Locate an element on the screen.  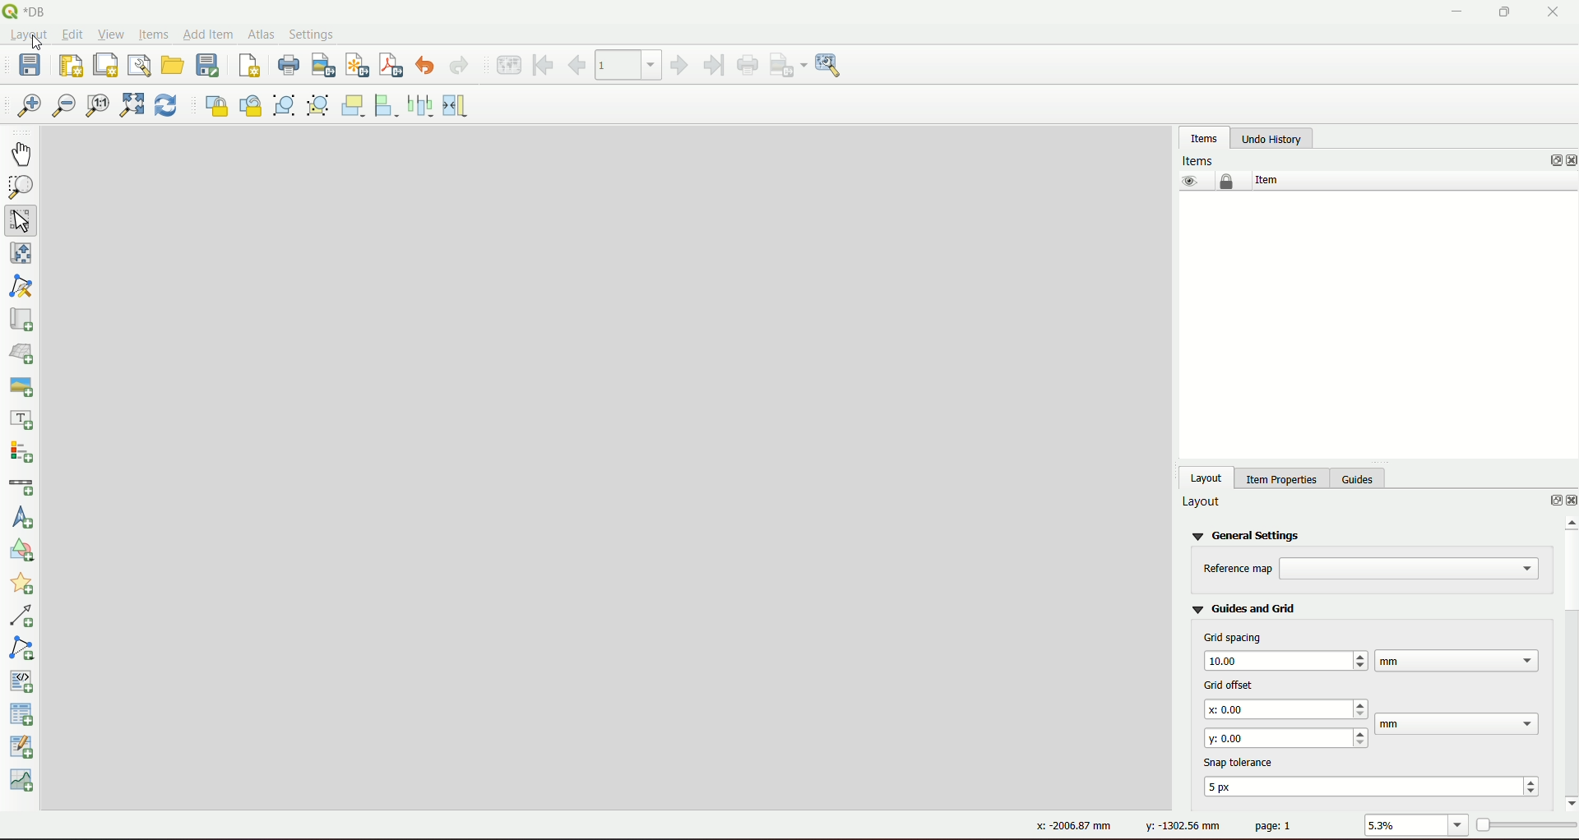
pan layout is located at coordinates (23, 154).